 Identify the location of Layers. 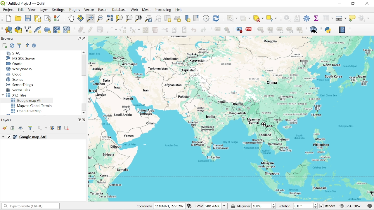
(8, 120).